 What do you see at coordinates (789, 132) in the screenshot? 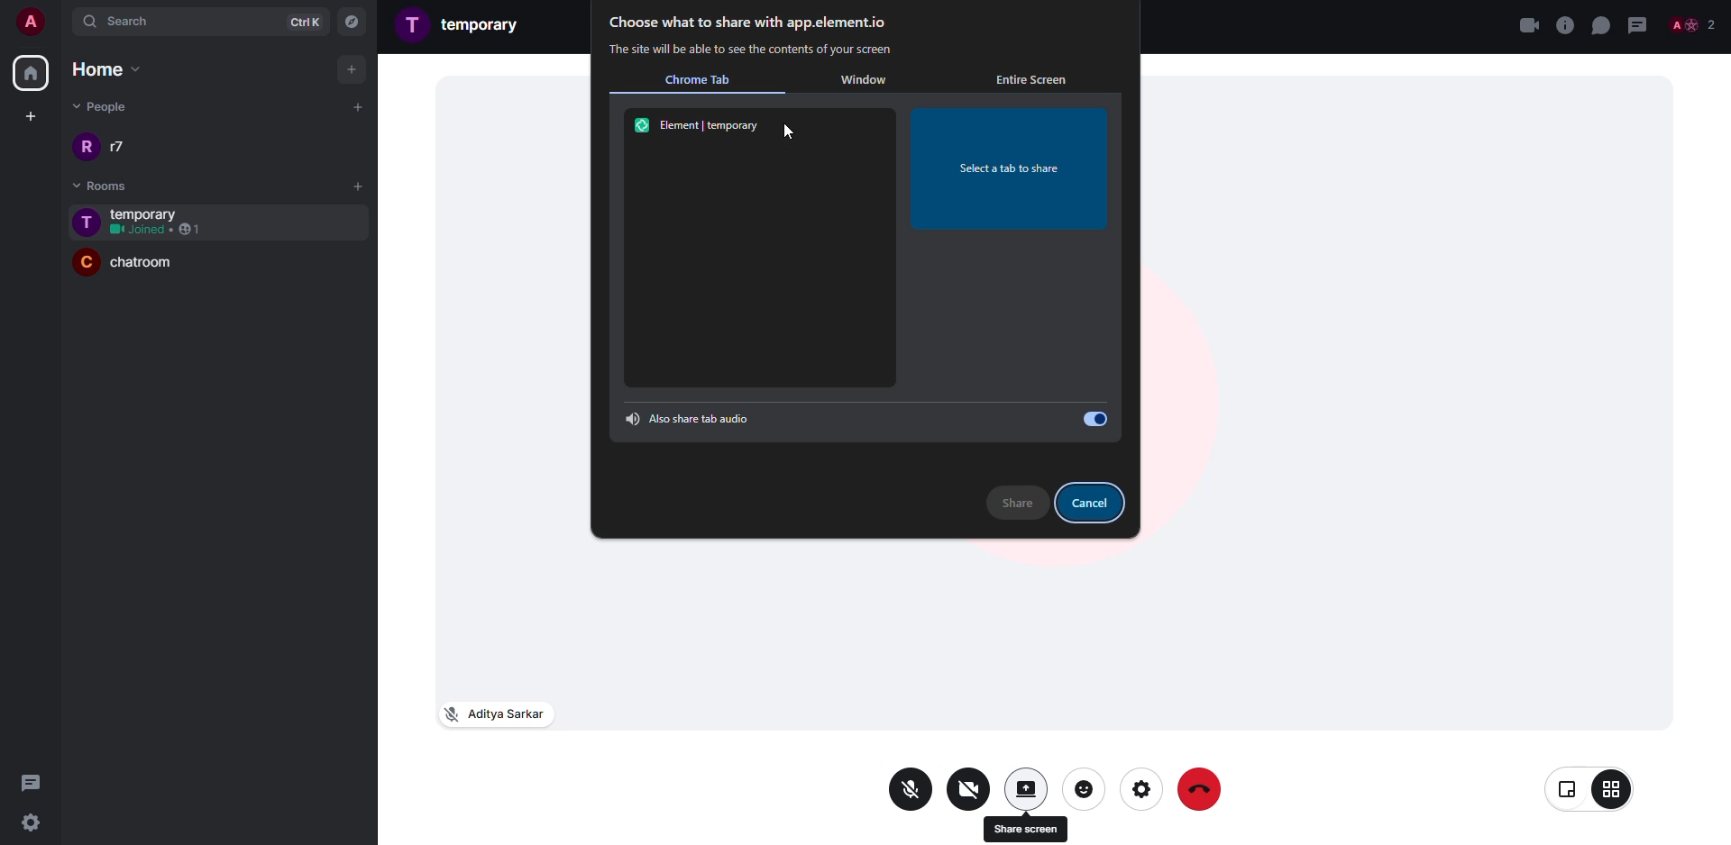
I see `cursor` at bounding box center [789, 132].